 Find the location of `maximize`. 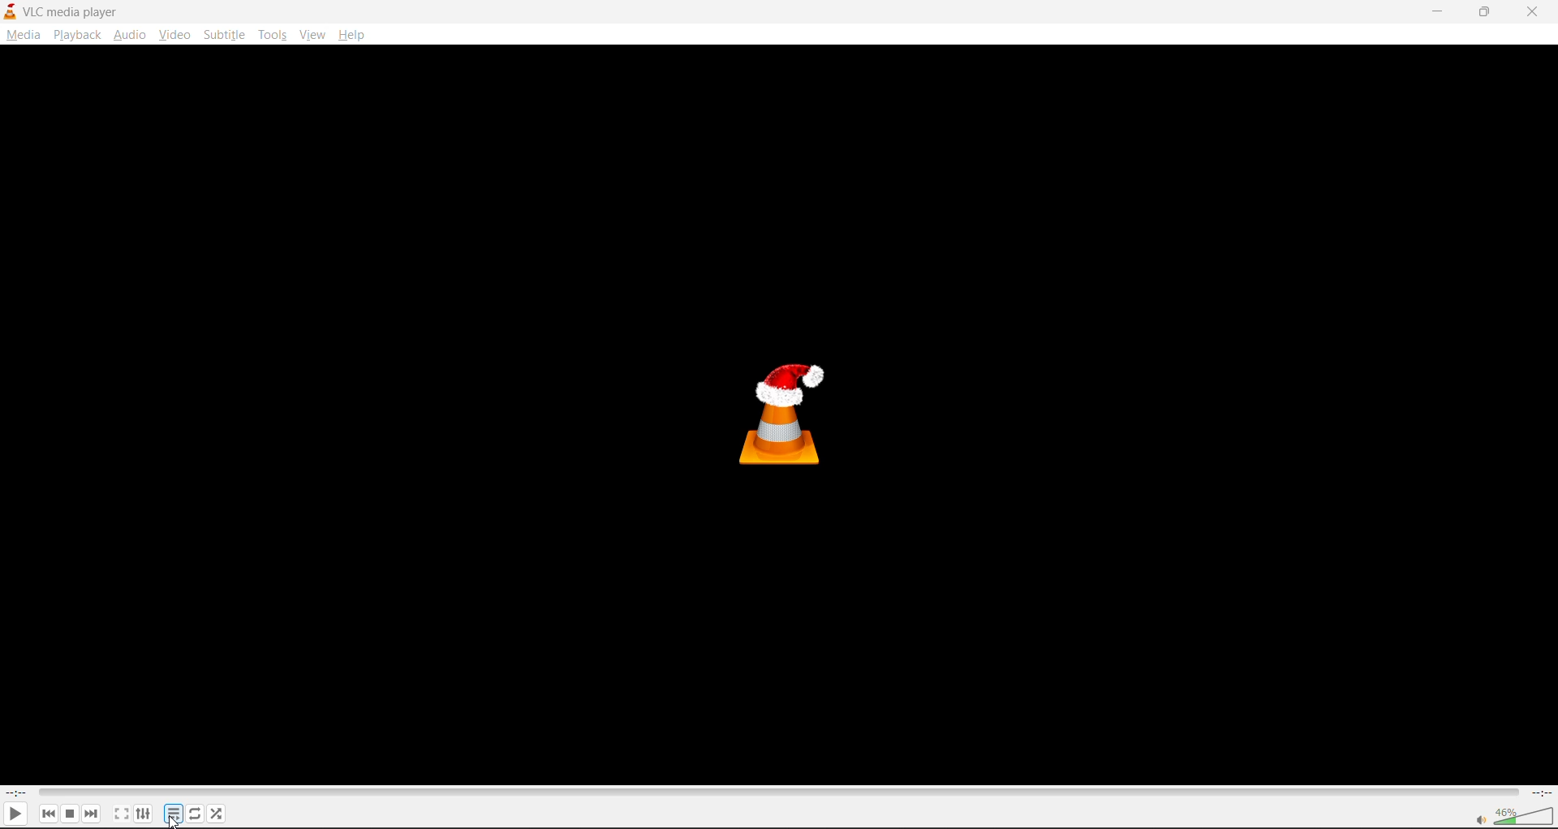

maximize is located at coordinates (1484, 13).